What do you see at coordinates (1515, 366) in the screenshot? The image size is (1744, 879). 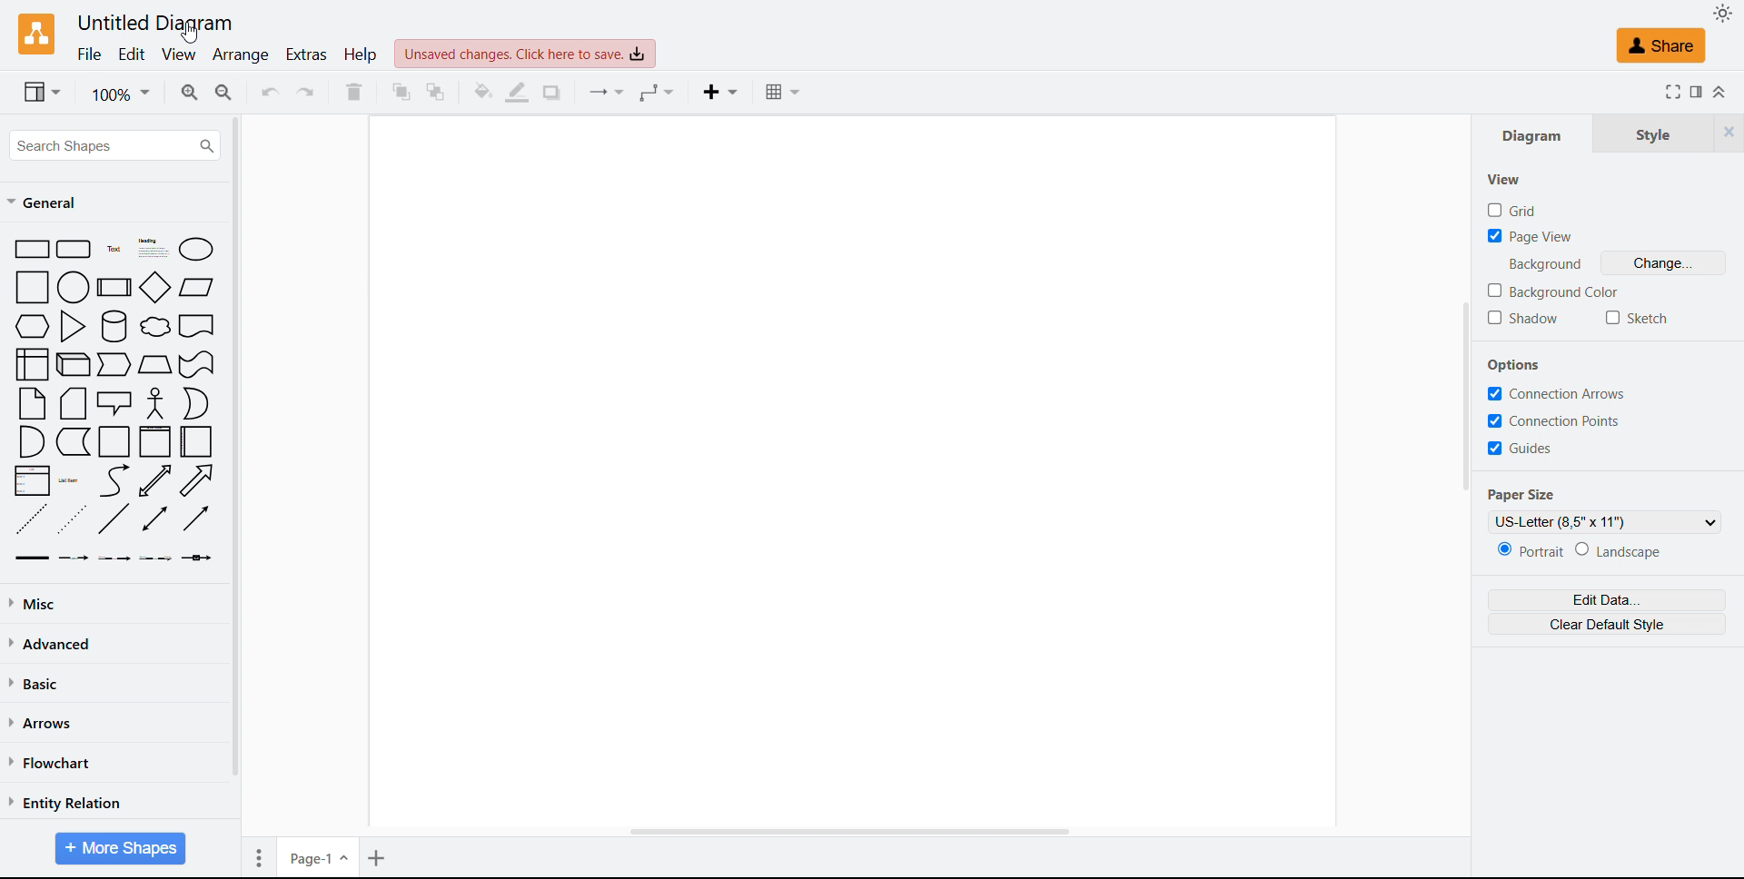 I see `Options ` at bounding box center [1515, 366].